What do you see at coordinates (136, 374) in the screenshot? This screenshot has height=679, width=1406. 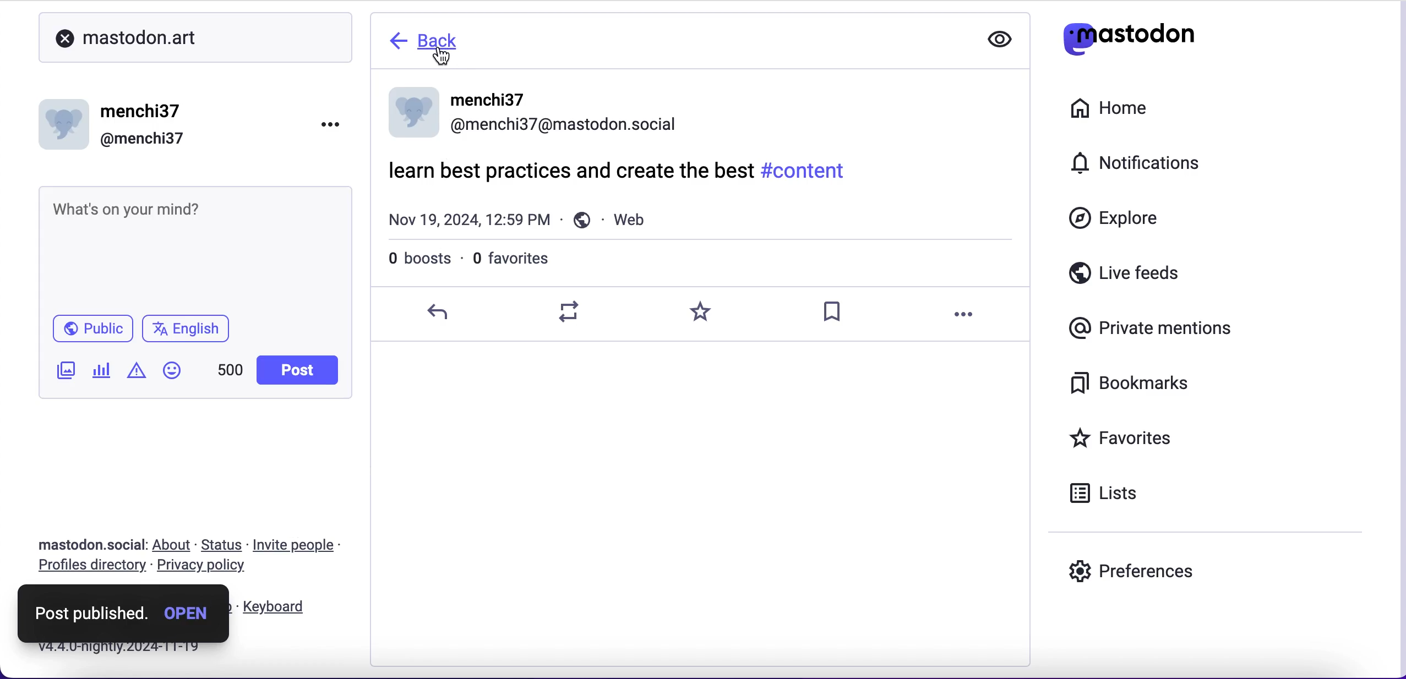 I see `add warnings` at bounding box center [136, 374].